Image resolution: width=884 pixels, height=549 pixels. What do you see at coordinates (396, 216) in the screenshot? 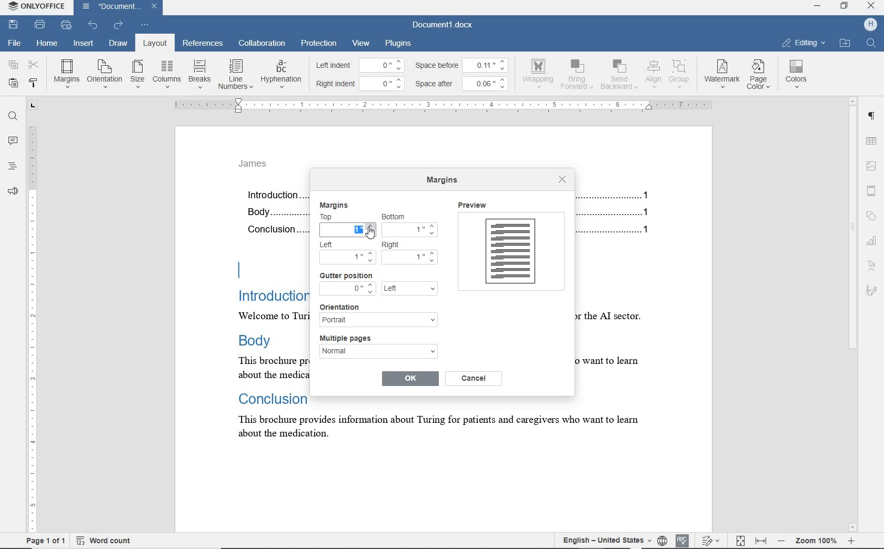
I see `bottom` at bounding box center [396, 216].